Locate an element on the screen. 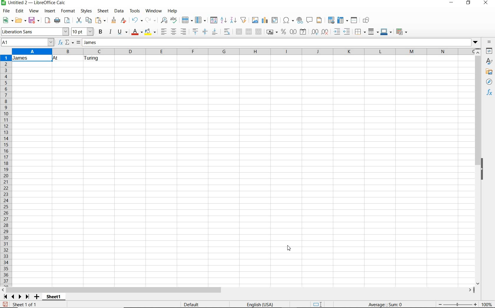  format is located at coordinates (68, 12).